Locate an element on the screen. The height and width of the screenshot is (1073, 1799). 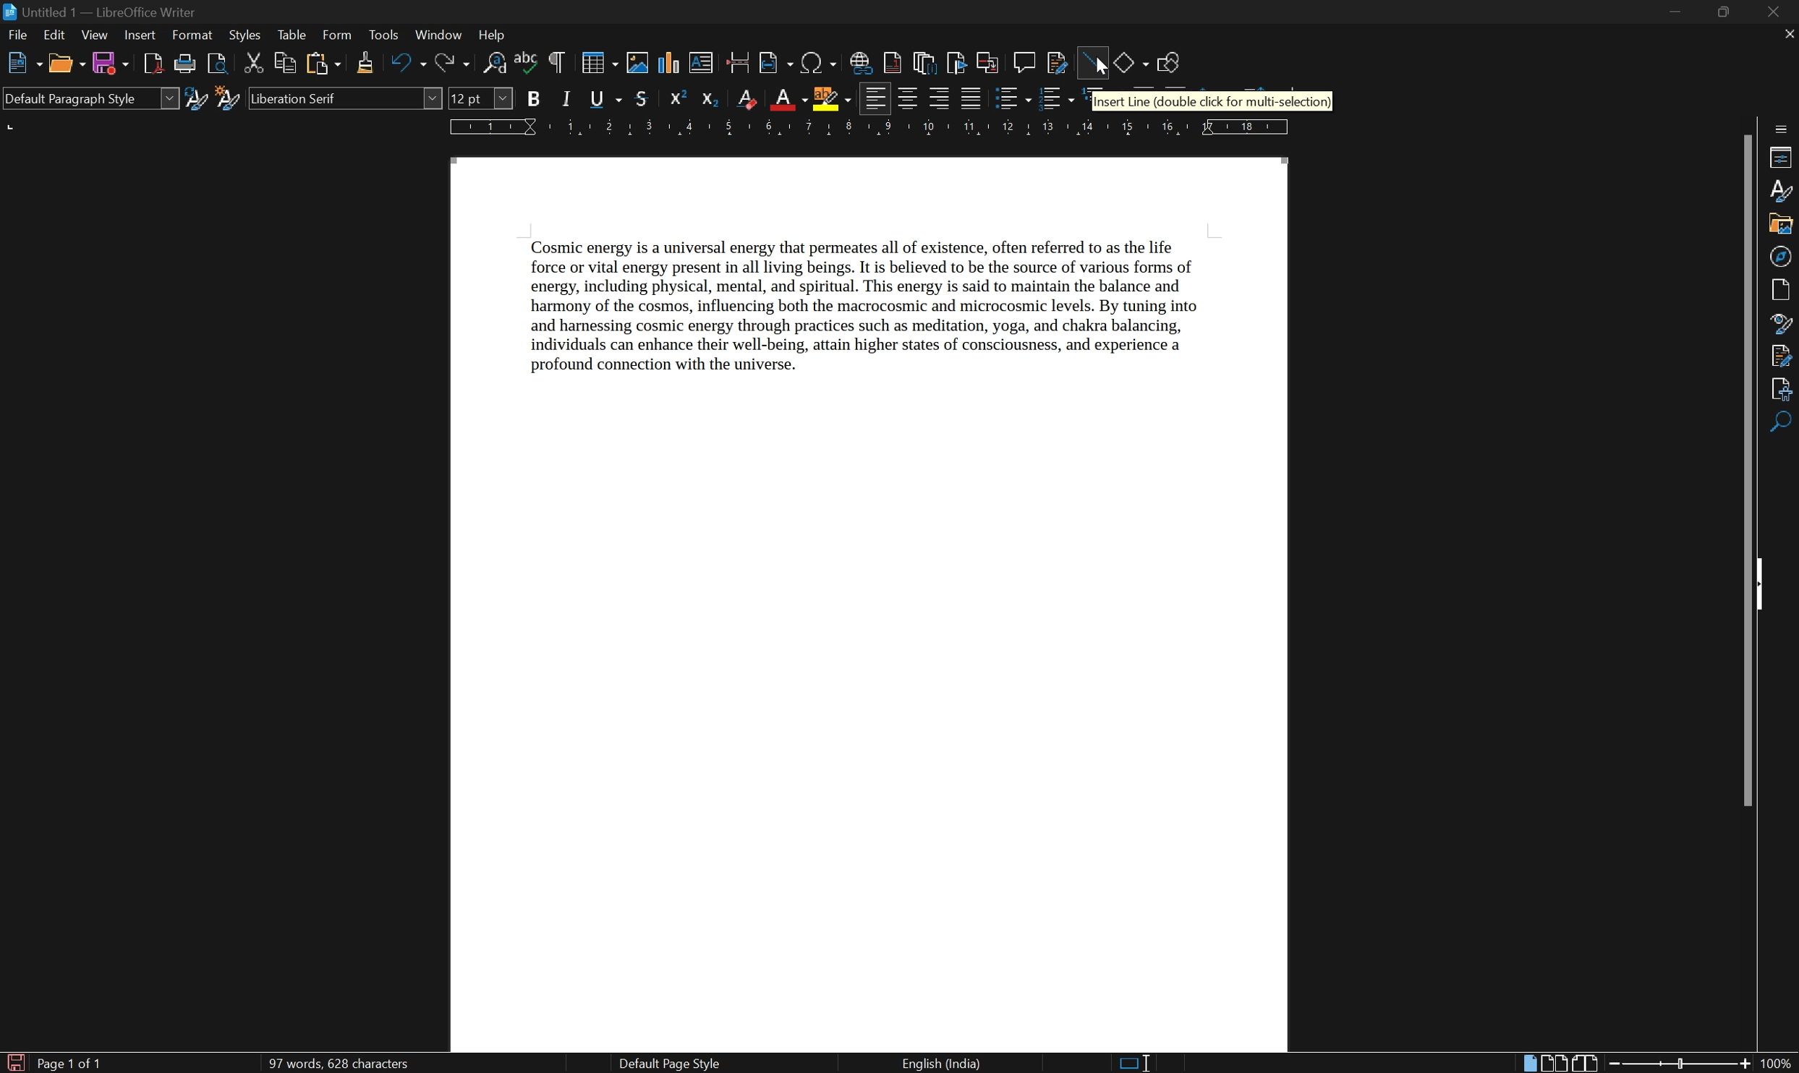
insert is located at coordinates (140, 36).